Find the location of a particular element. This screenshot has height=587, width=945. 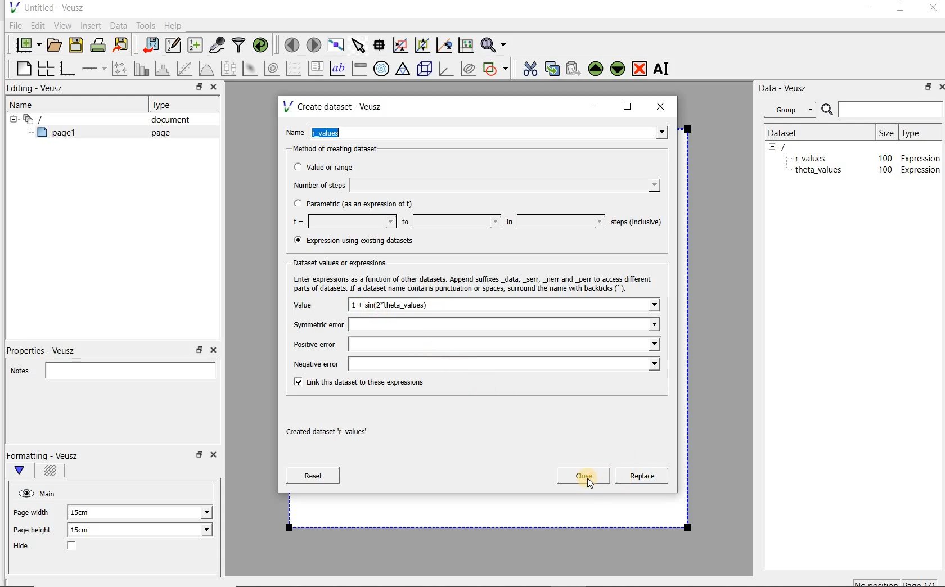

Editing - Veusz is located at coordinates (38, 89).